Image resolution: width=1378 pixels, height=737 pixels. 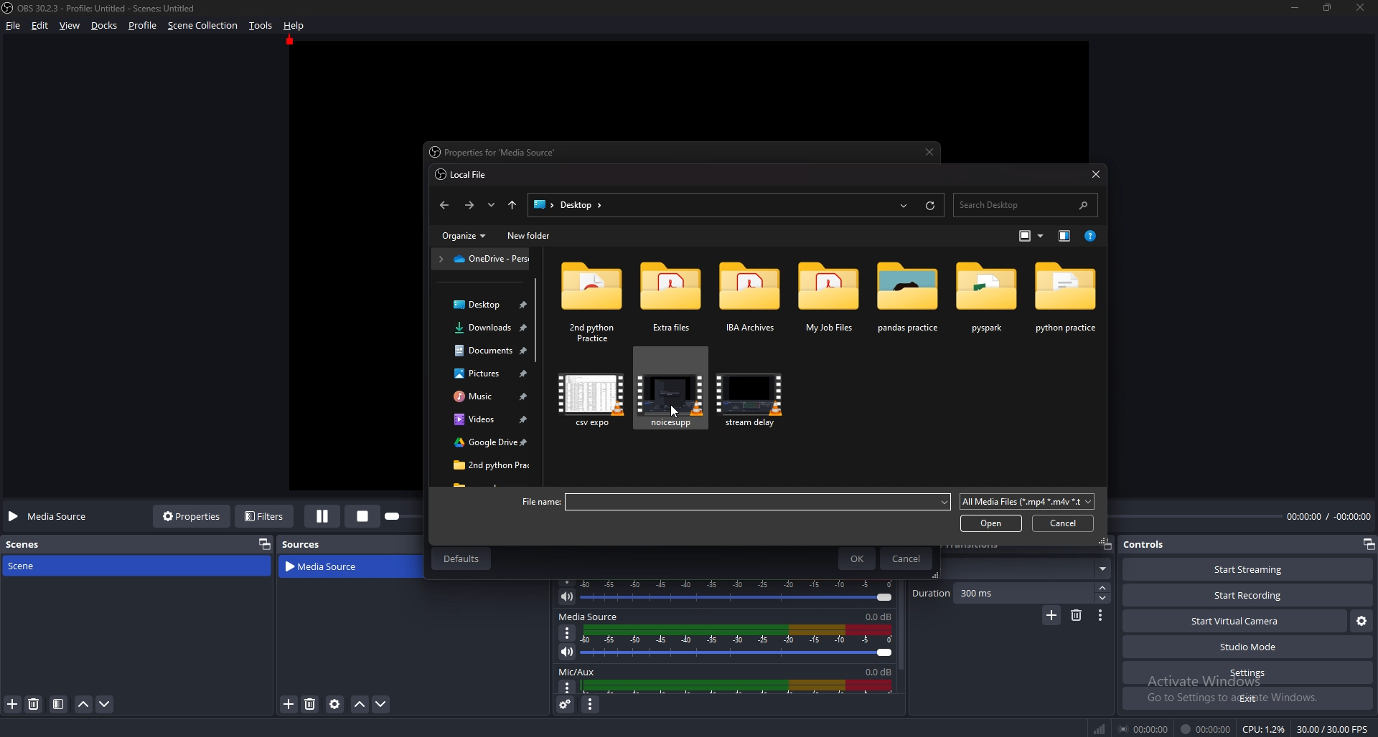 I want to click on upto desktop, so click(x=513, y=206).